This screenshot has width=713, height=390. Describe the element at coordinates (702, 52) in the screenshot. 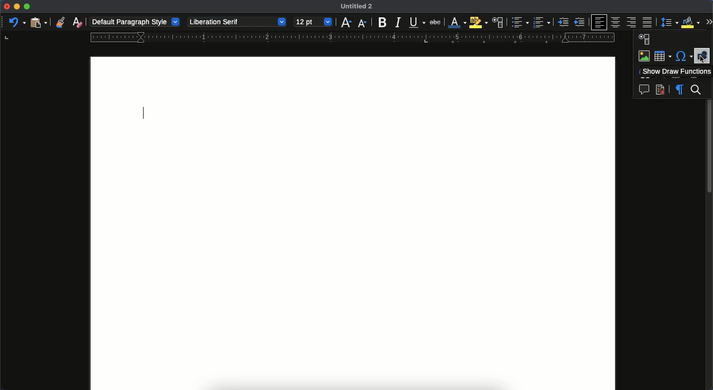

I see `shapes` at that location.